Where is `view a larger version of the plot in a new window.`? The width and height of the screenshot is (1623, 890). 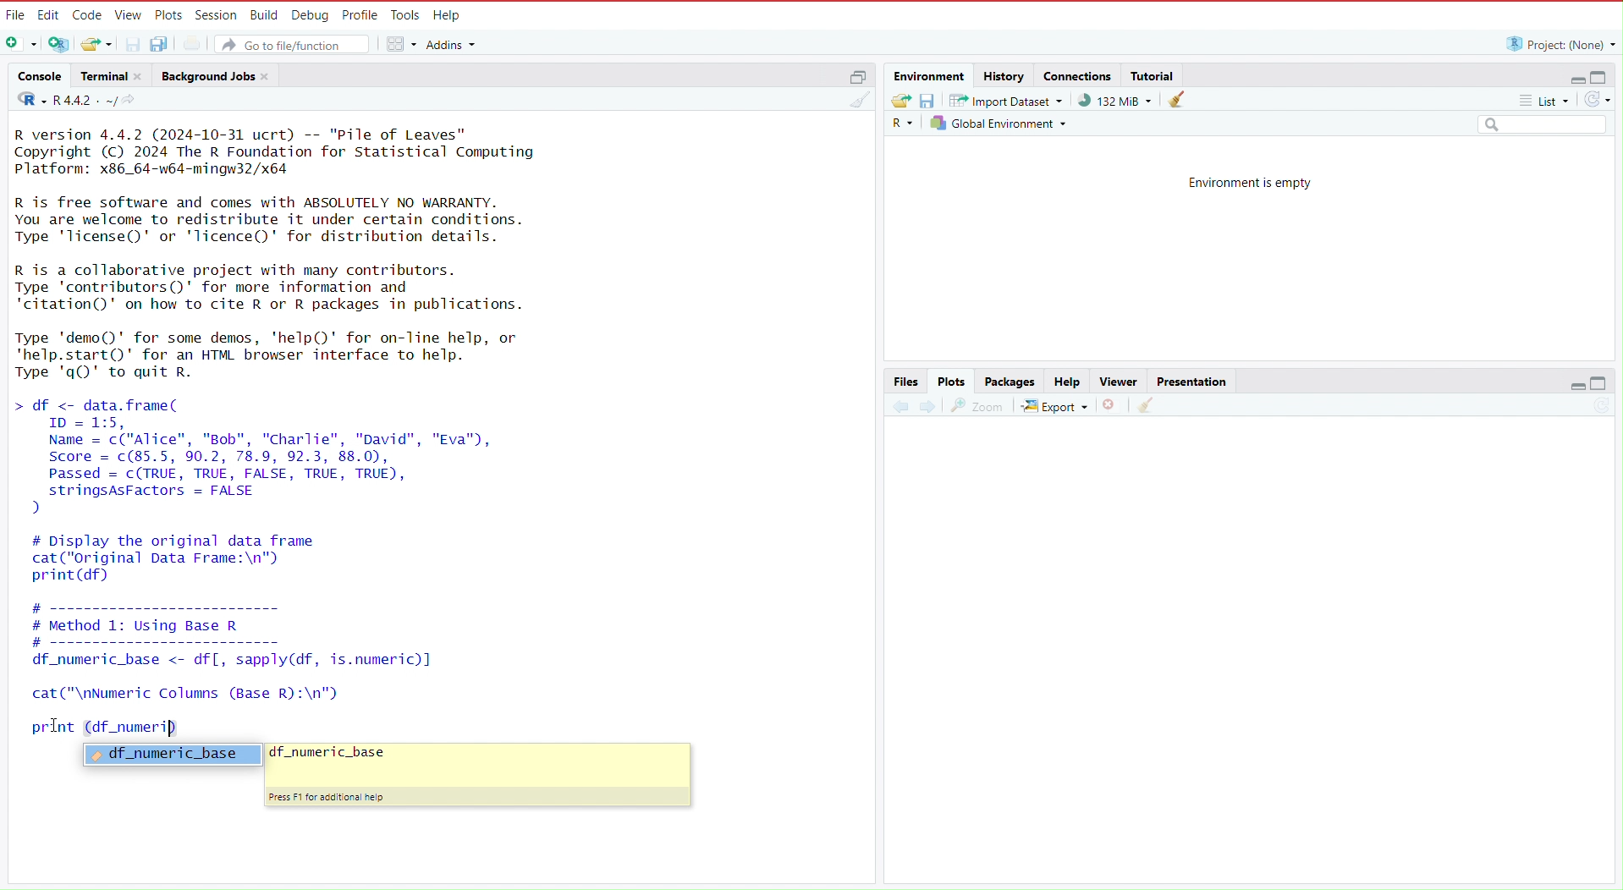
view a larger version of the plot in a new window. is located at coordinates (978, 405).